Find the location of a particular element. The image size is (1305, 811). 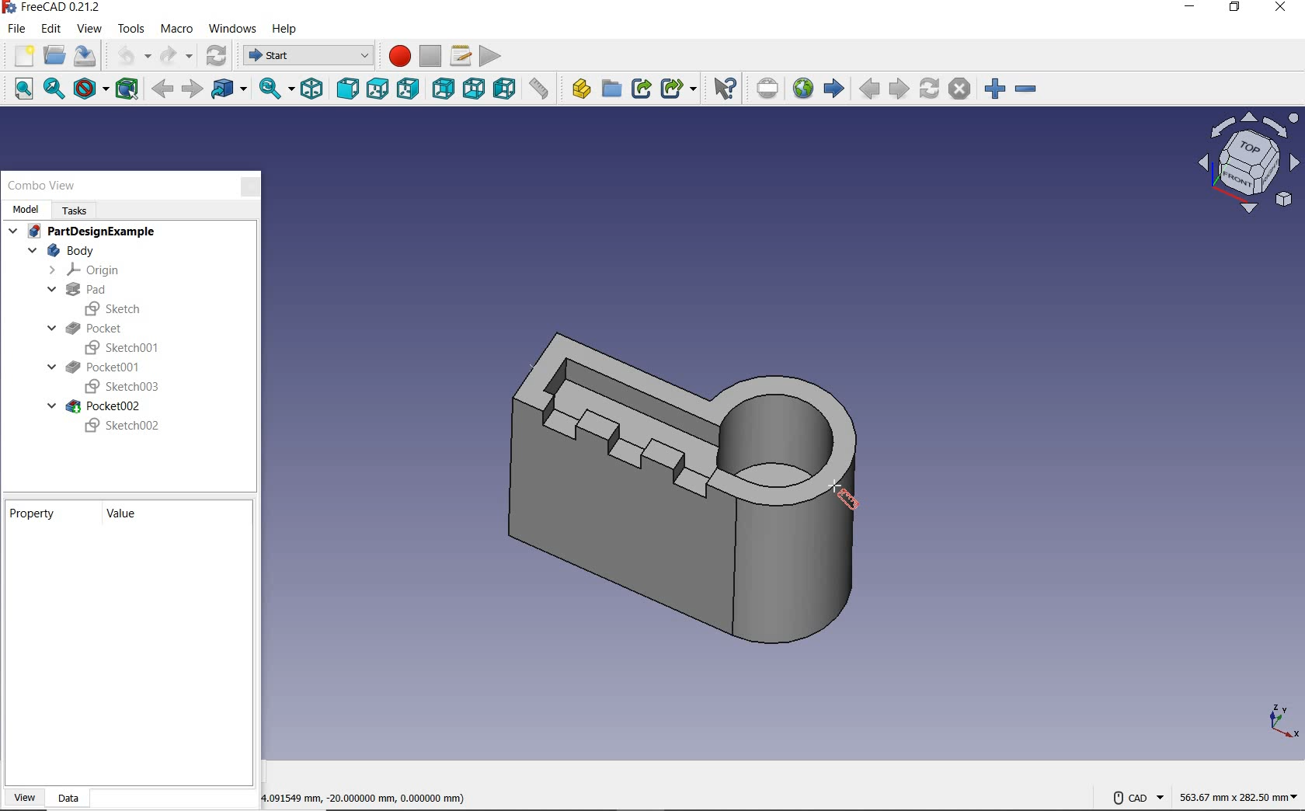

COMBO VIEW is located at coordinates (43, 186).